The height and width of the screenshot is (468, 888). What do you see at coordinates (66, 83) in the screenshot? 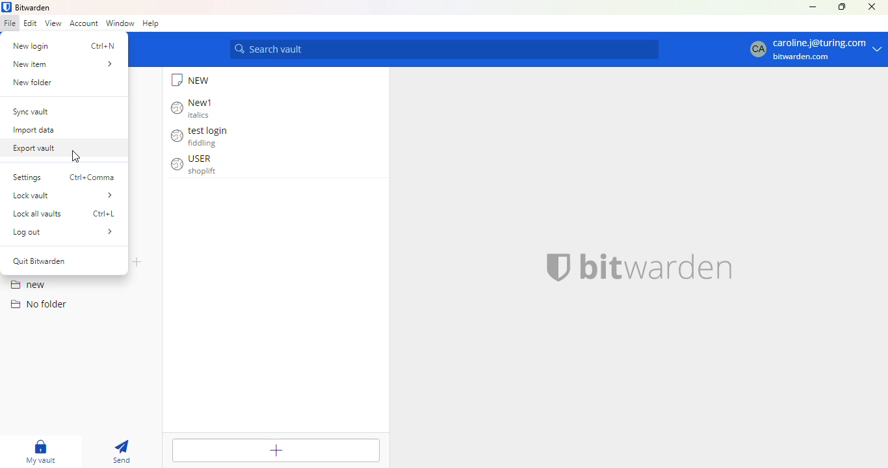
I see `new folder` at bounding box center [66, 83].